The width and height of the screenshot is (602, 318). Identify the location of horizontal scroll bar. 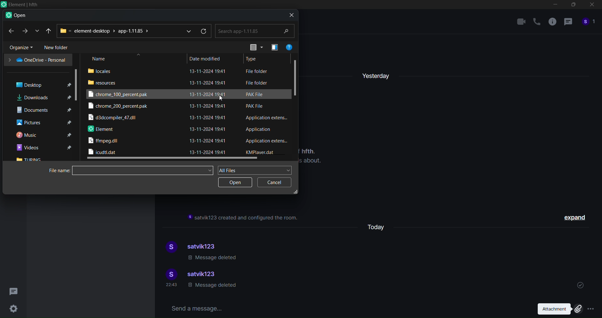
(173, 159).